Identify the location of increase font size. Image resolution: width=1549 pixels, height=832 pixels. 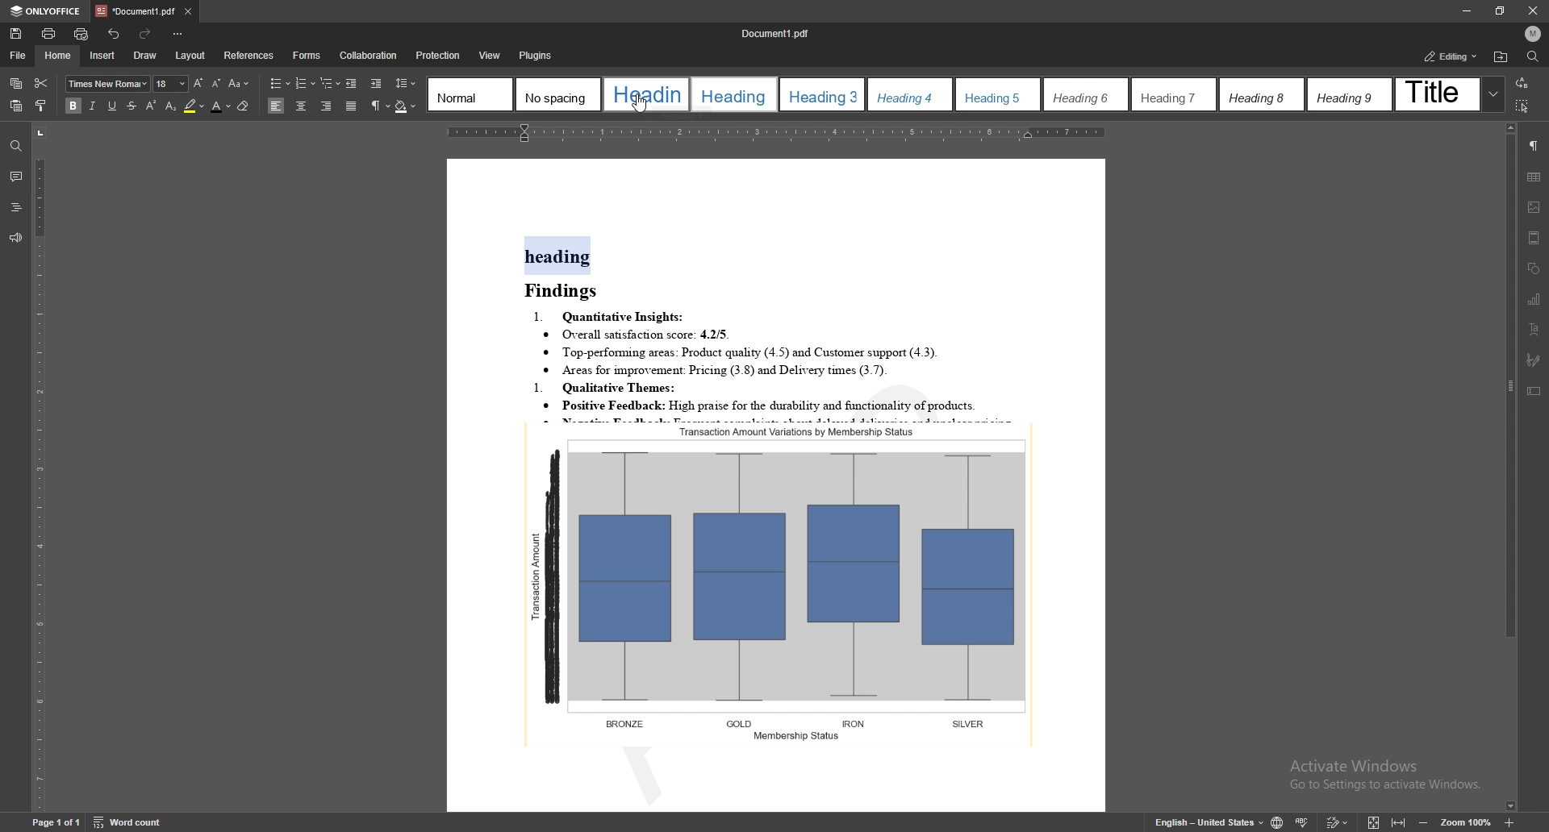
(198, 83).